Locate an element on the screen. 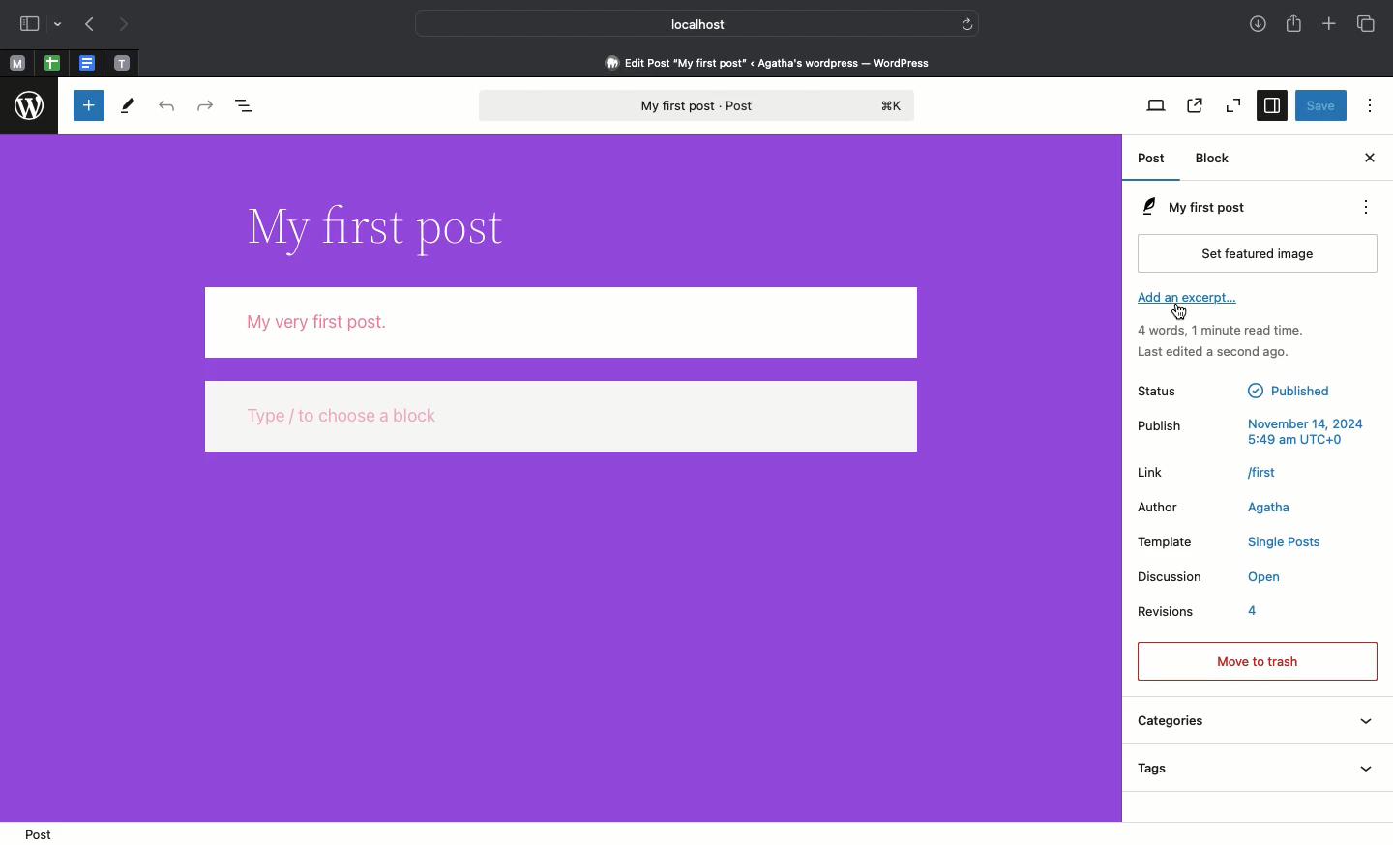 This screenshot has width=1393, height=845. Tools is located at coordinates (129, 105).